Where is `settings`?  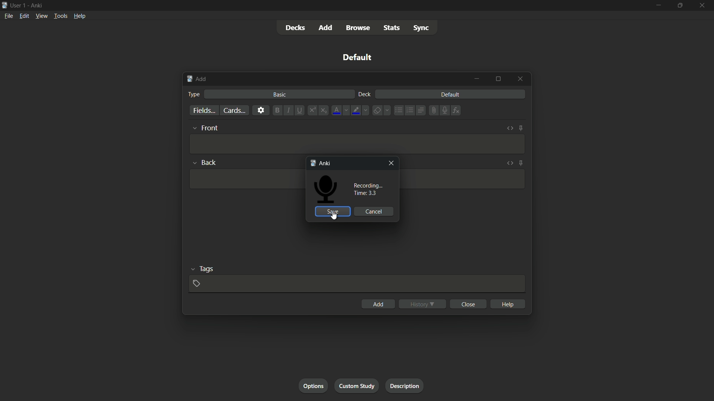
settings is located at coordinates (260, 110).